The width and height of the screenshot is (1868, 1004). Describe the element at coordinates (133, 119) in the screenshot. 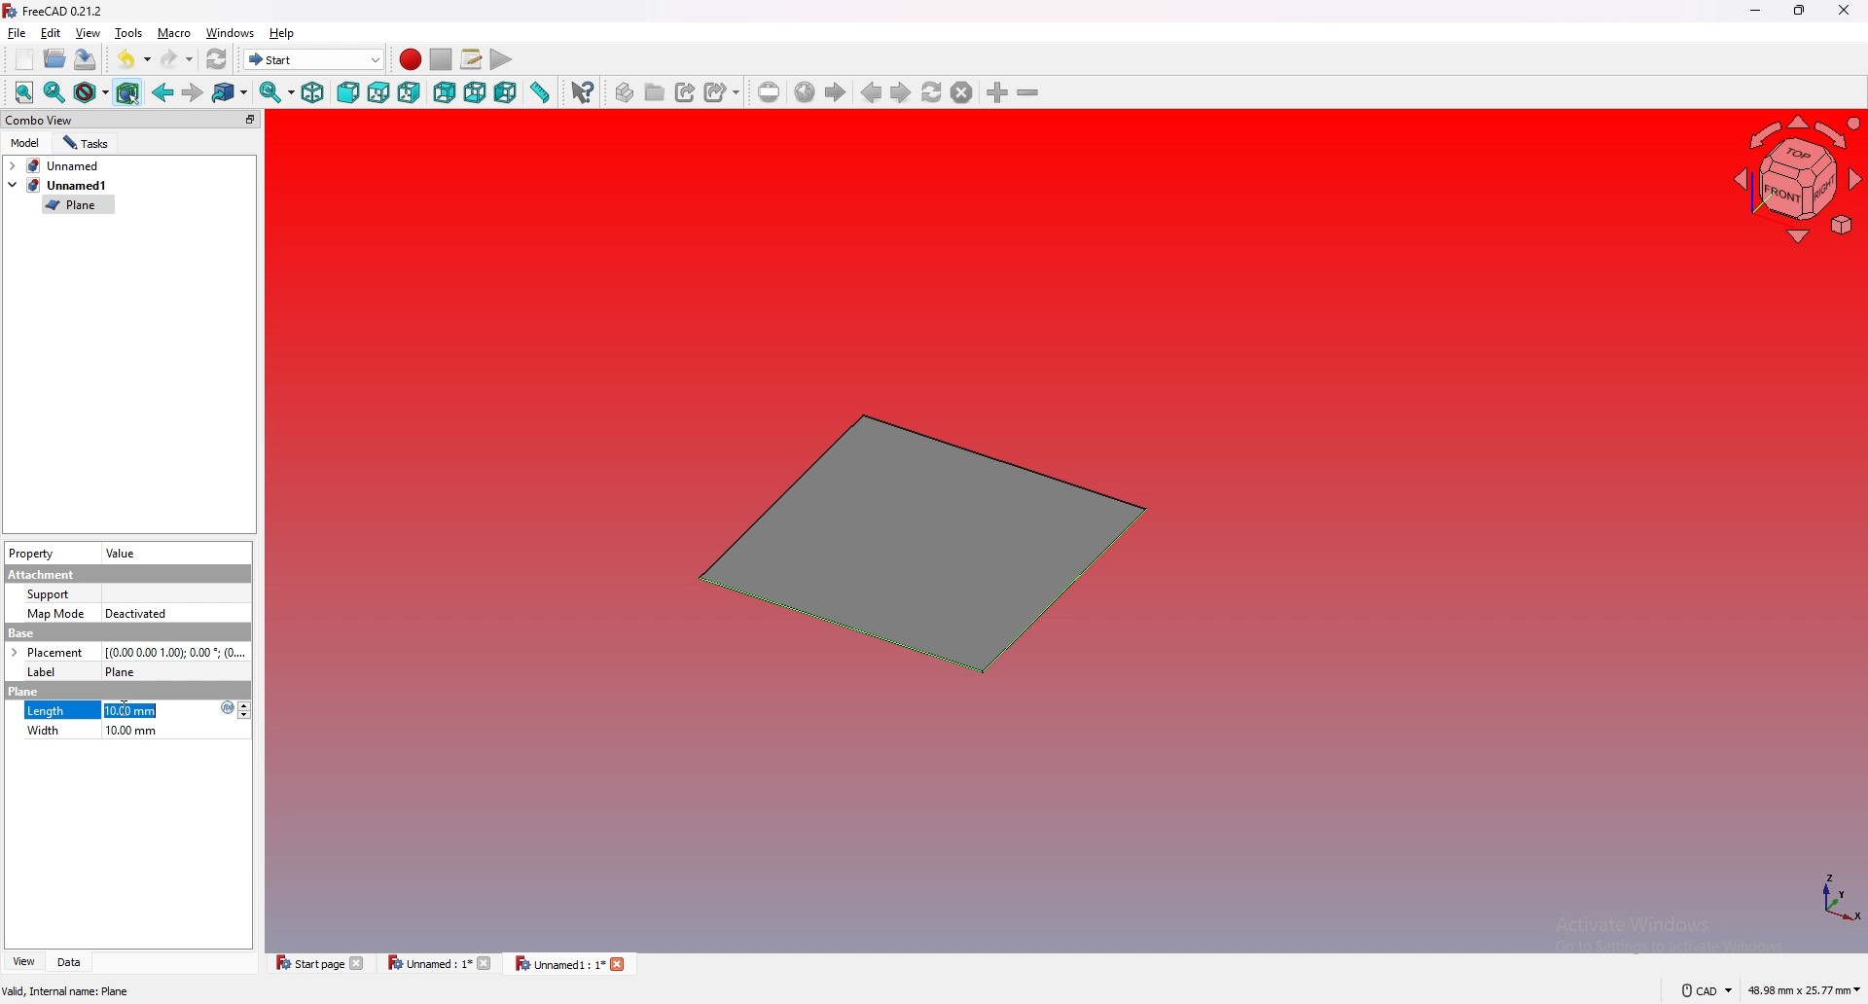

I see `combo view` at that location.